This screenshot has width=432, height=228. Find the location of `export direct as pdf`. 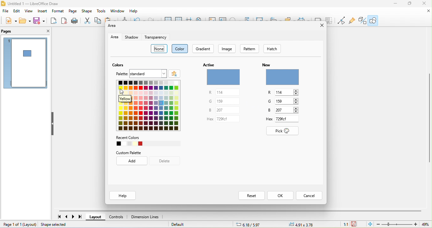

export direct as pdf is located at coordinates (64, 21).